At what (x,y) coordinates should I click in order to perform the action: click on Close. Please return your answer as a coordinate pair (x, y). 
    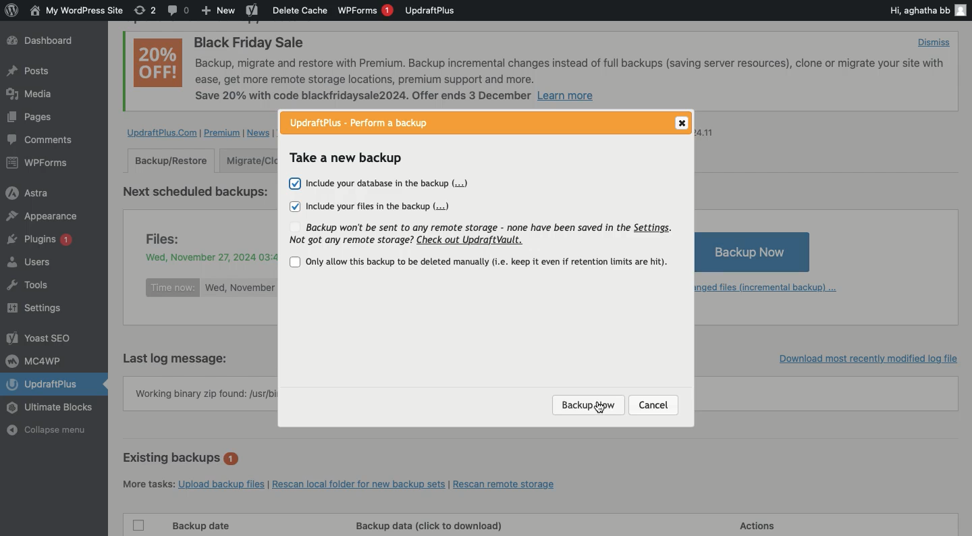
    Looking at the image, I should click on (683, 122).